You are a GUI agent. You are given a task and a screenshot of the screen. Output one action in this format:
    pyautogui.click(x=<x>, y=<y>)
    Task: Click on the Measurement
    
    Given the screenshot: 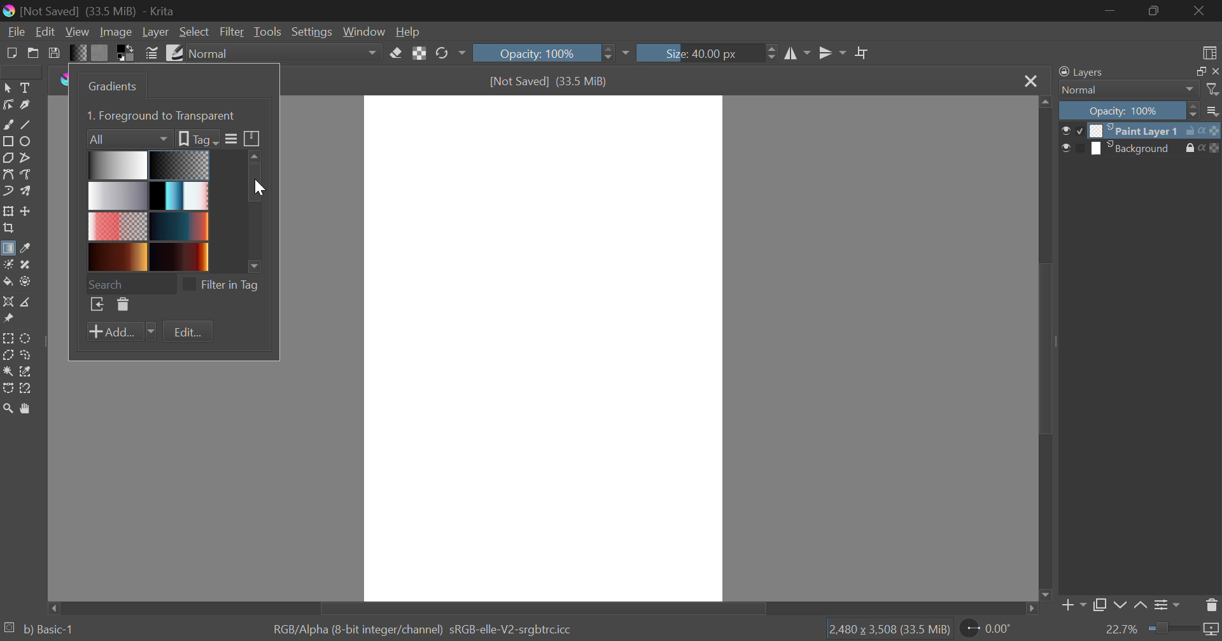 What is the action you would take?
    pyautogui.click(x=26, y=303)
    